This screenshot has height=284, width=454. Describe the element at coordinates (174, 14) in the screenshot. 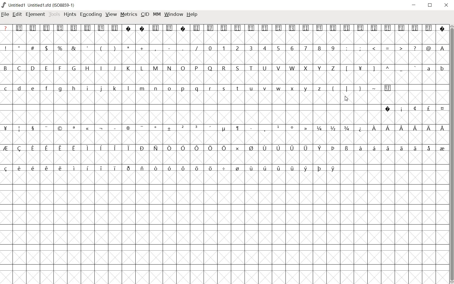

I see `window` at that location.